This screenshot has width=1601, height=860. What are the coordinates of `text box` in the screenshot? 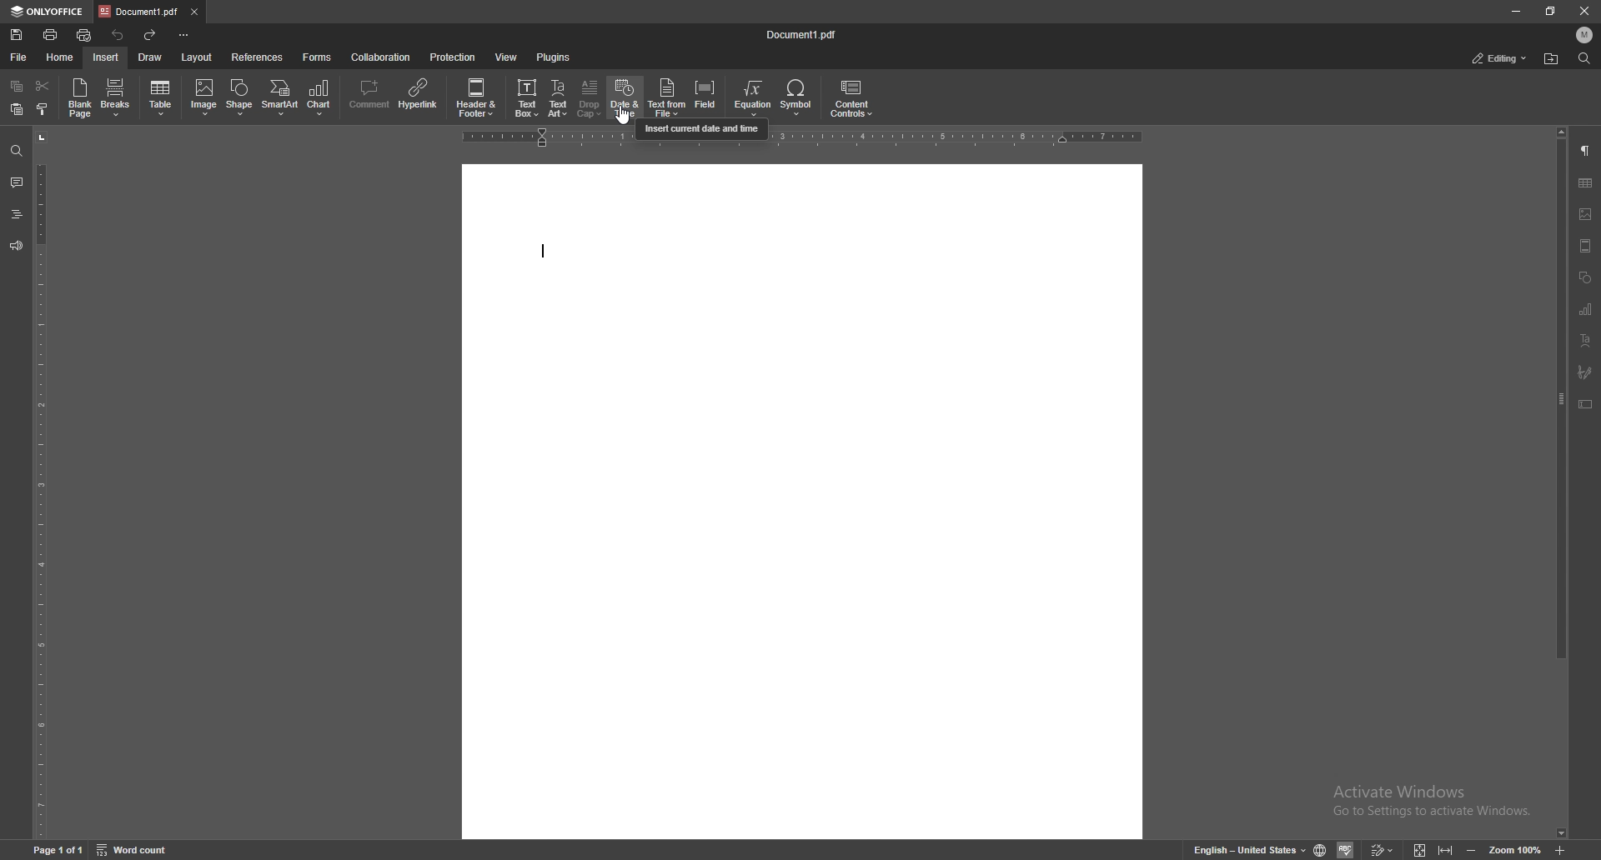 It's located at (1586, 405).